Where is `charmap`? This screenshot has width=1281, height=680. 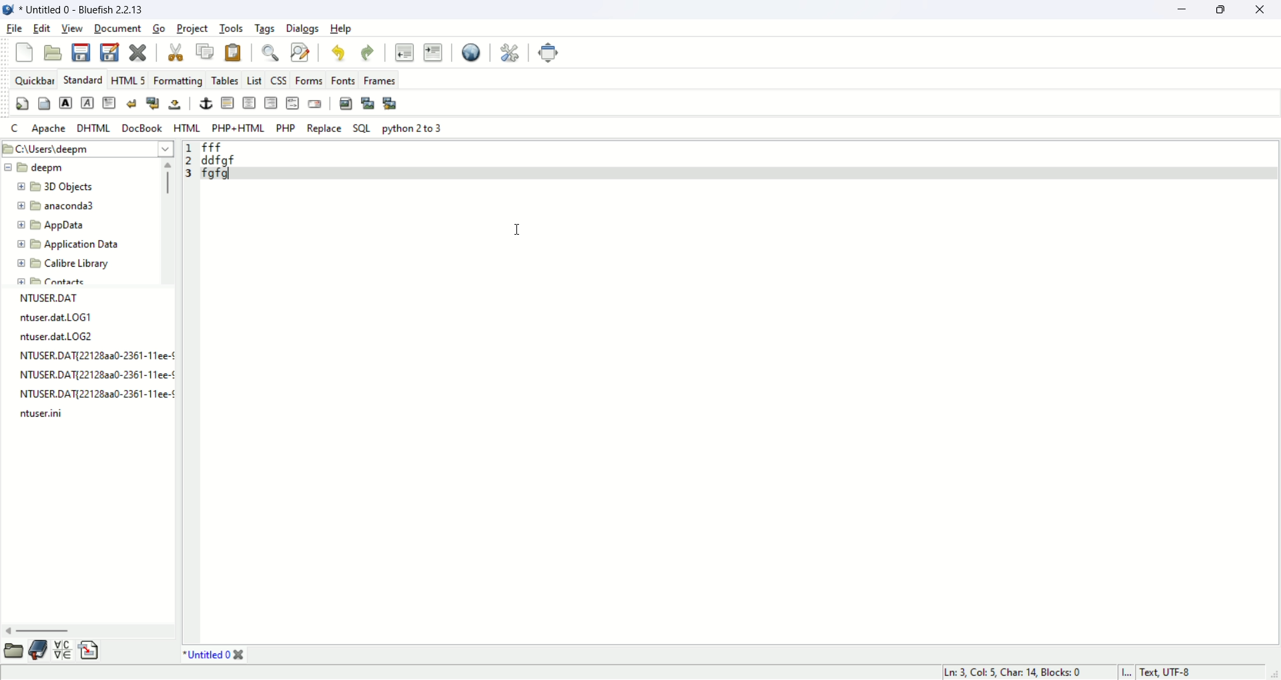 charmap is located at coordinates (63, 654).